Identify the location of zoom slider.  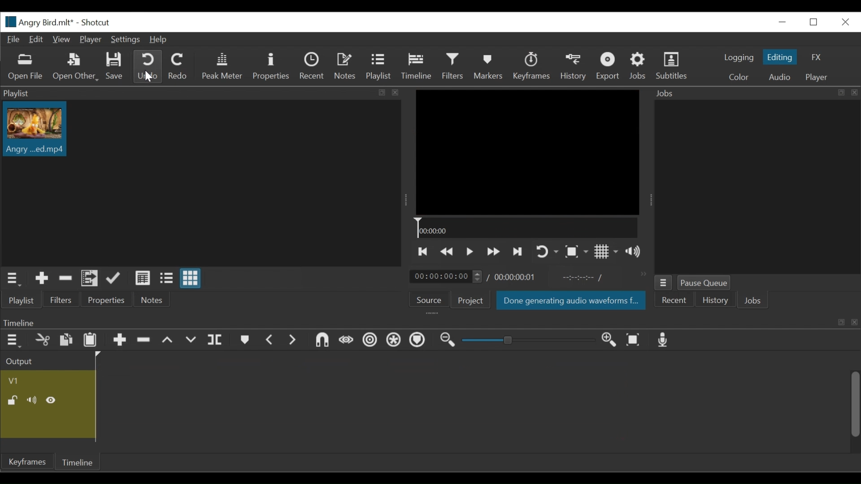
(526, 341).